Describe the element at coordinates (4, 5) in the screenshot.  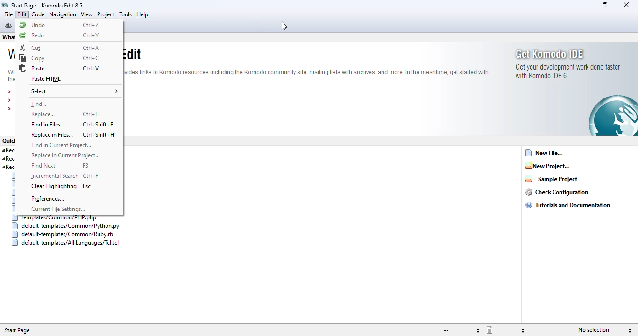
I see `logo` at that location.